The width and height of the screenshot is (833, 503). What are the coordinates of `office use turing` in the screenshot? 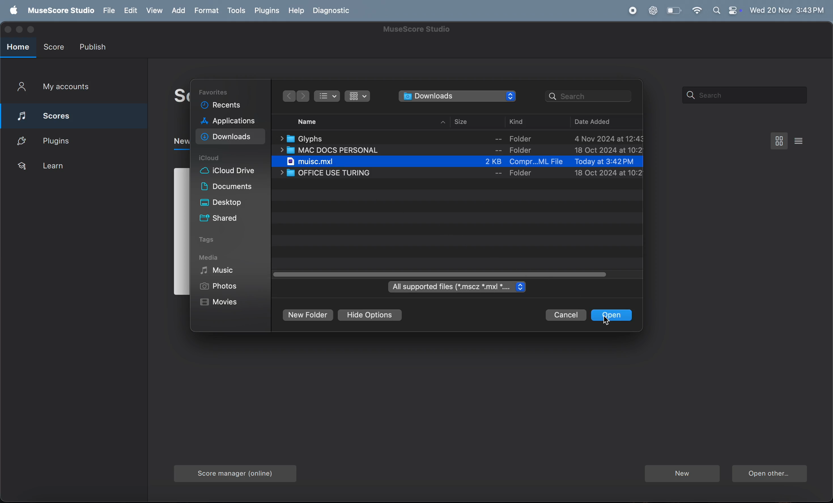 It's located at (456, 174).